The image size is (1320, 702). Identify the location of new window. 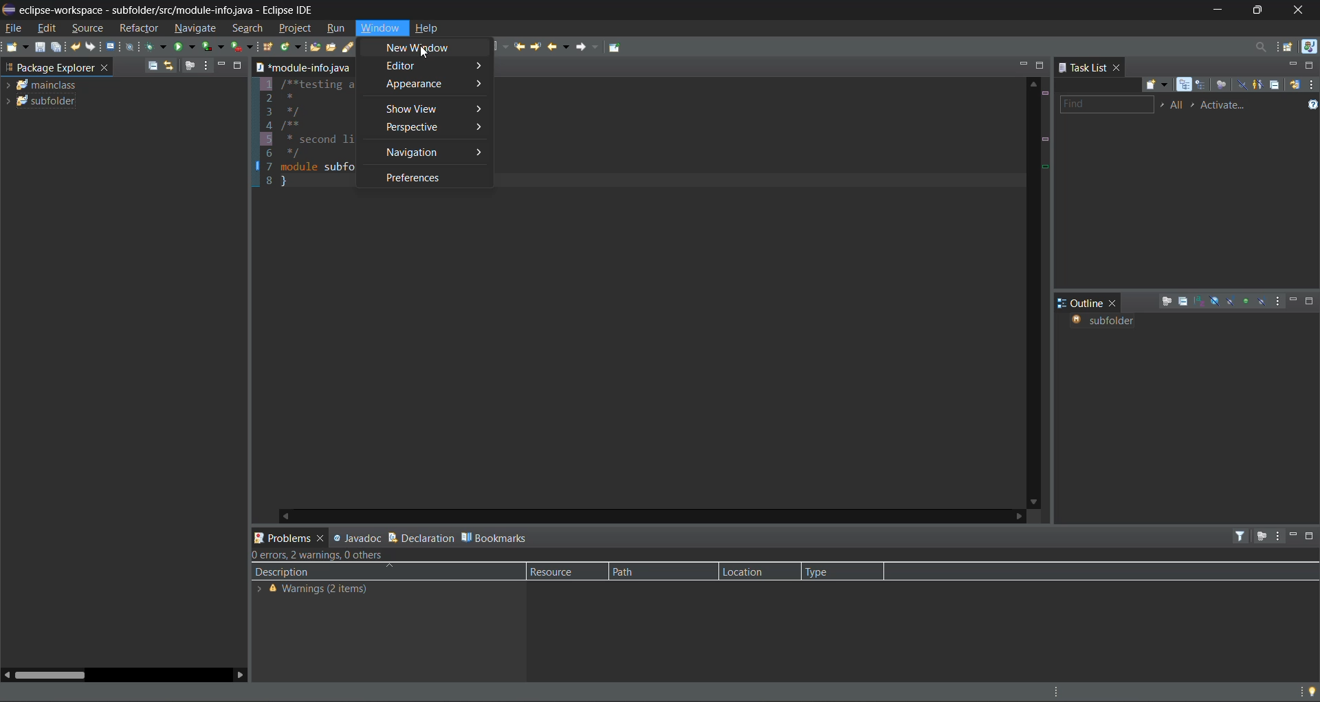
(426, 47).